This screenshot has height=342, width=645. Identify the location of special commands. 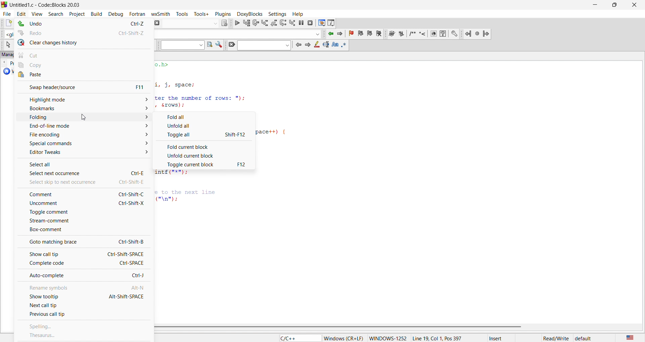
(81, 143).